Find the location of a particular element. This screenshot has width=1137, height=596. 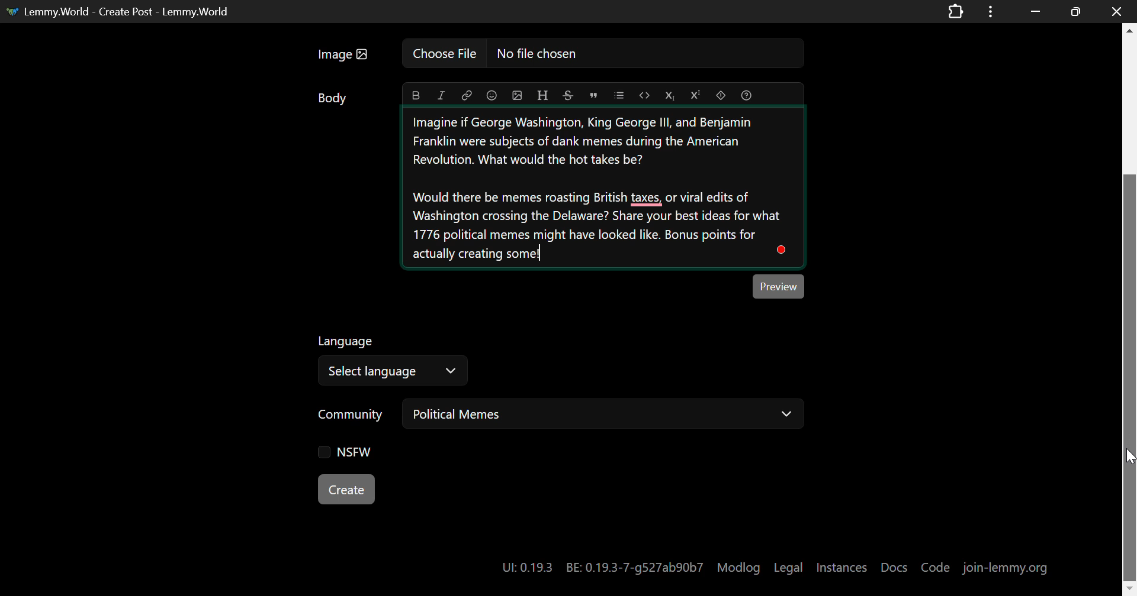

Select Post Language is located at coordinates (397, 360).